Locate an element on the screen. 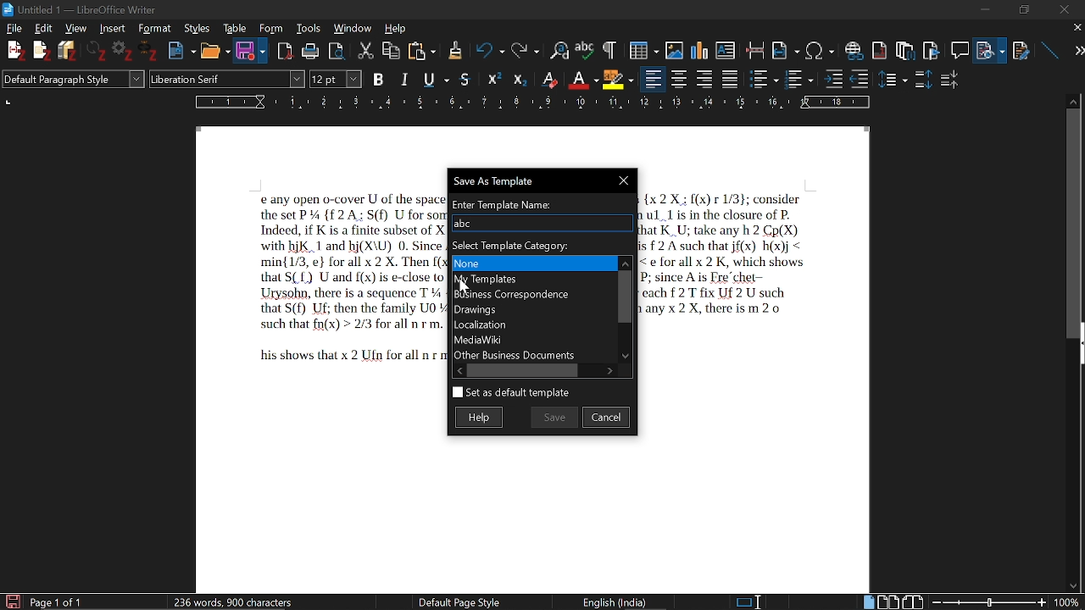 The image size is (1085, 610).  is located at coordinates (608, 49).